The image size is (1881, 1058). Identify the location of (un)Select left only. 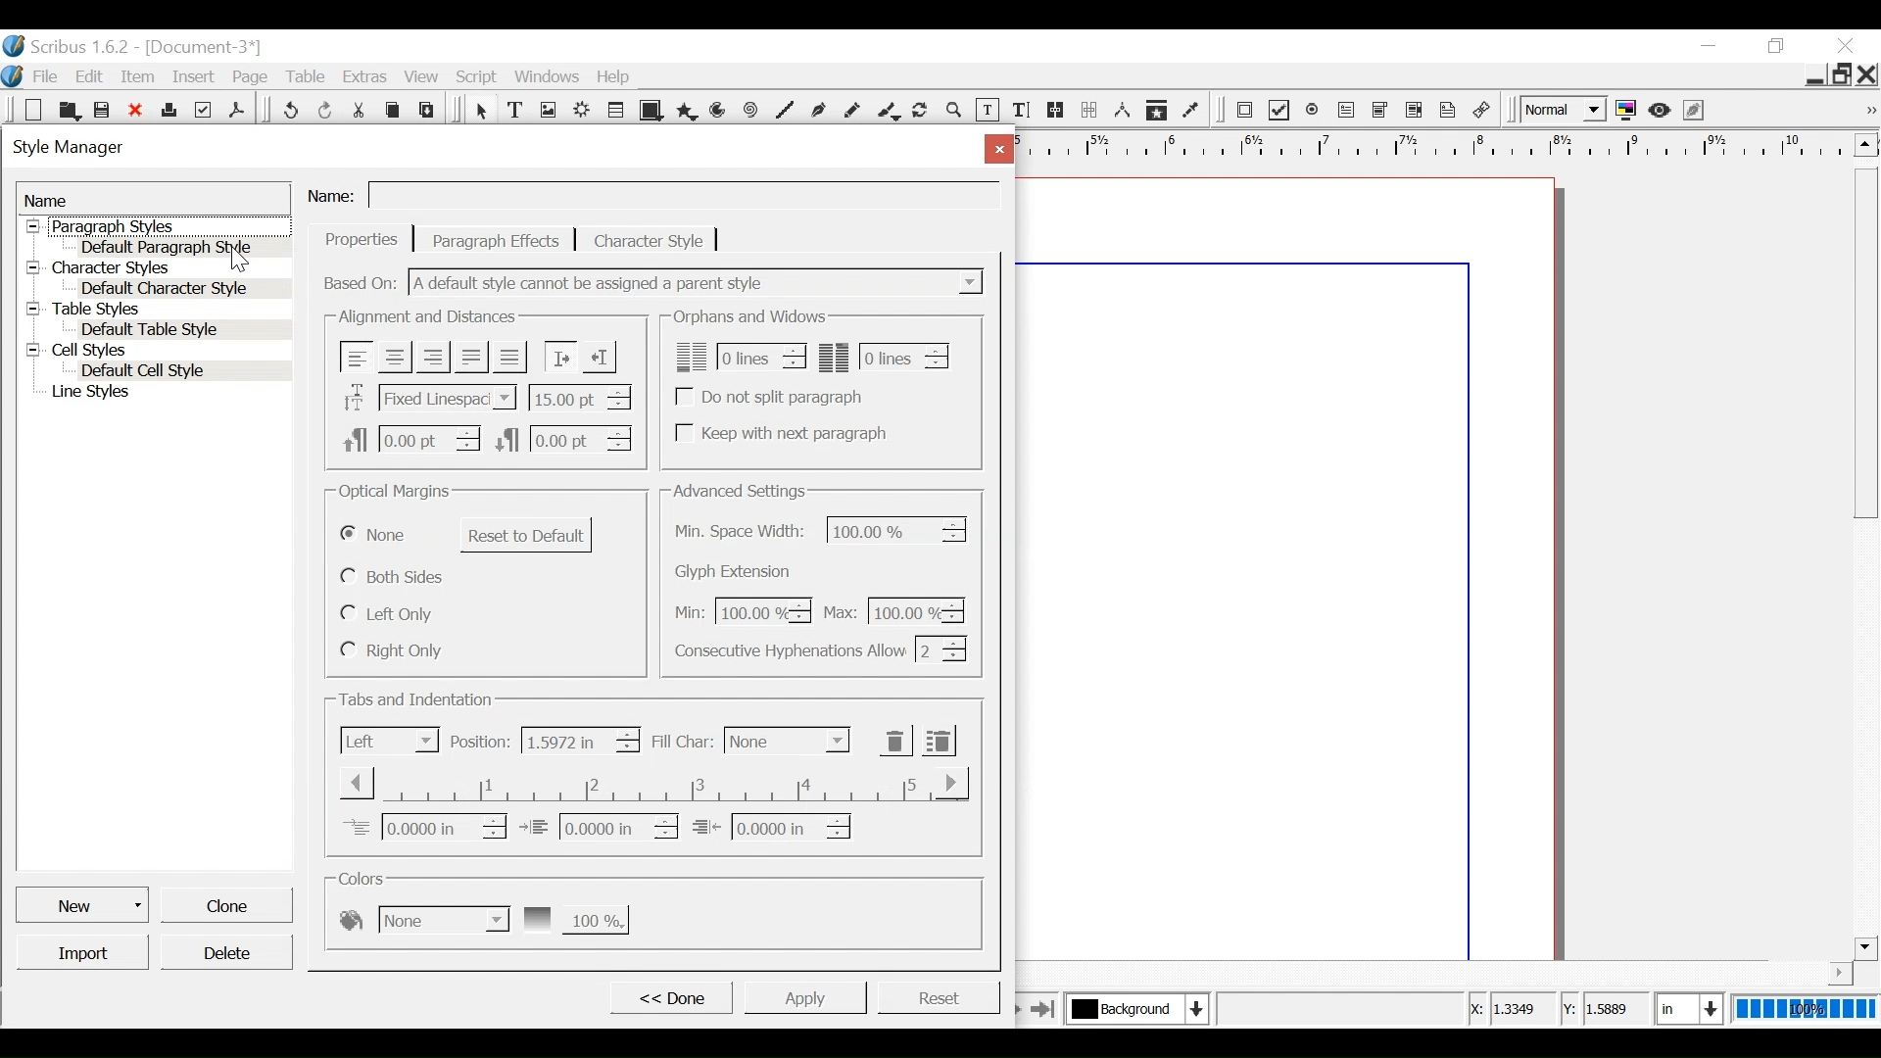
(390, 614).